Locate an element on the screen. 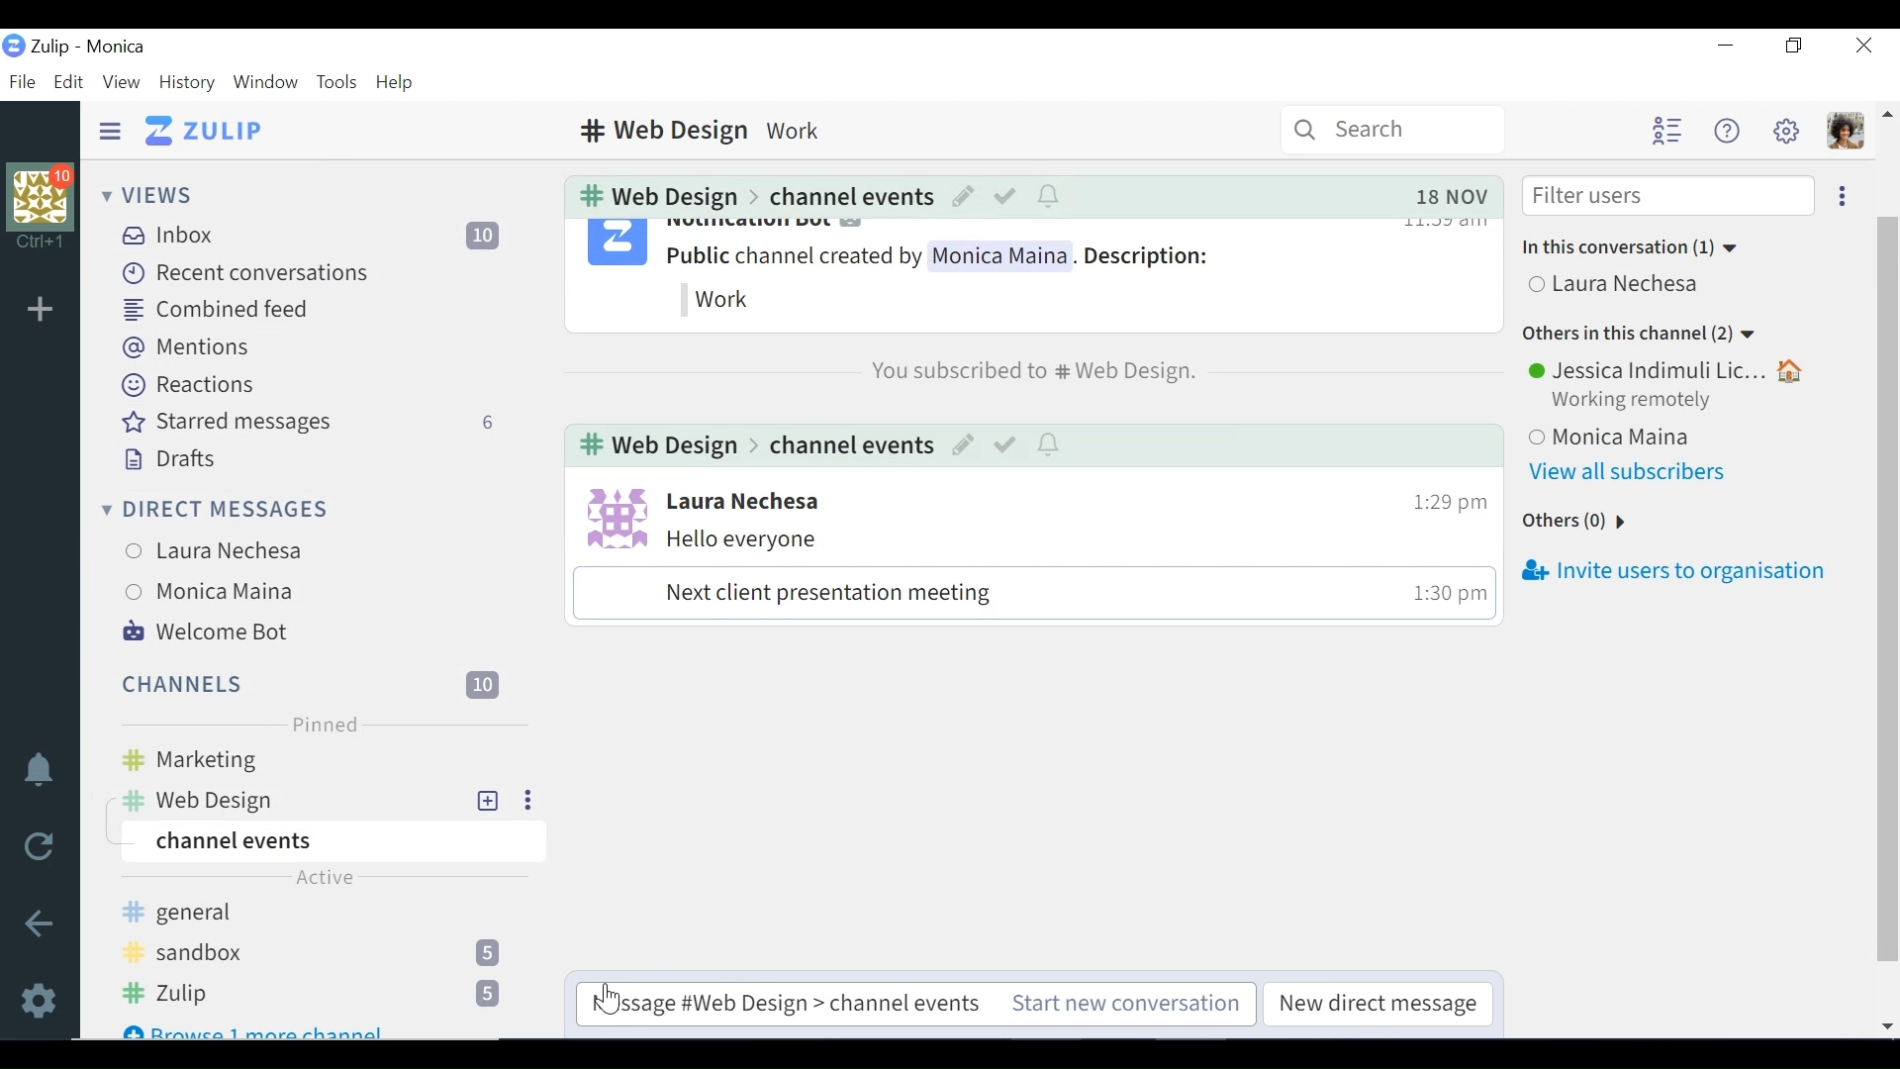 Image resolution: width=1900 pixels, height=1069 pixels. Invite users to organisation is located at coordinates (1671, 574).